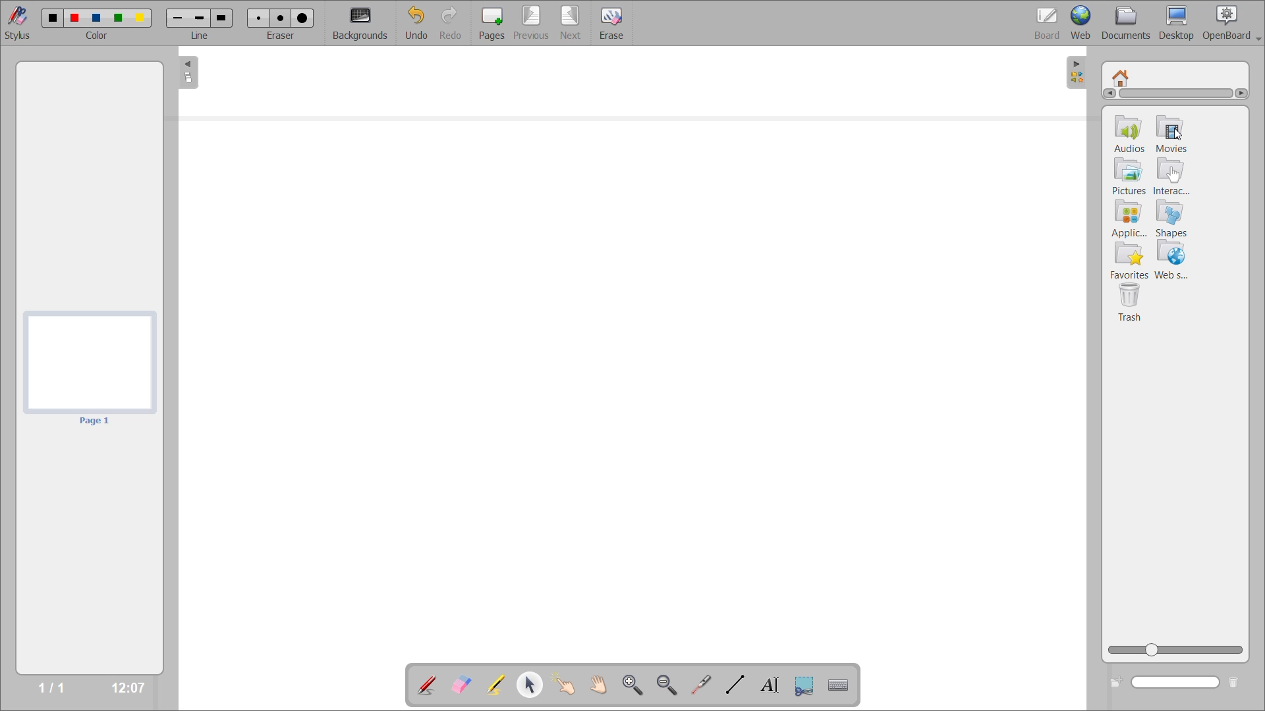  What do you see at coordinates (1178, 649) in the screenshot?
I see `zoom slider` at bounding box center [1178, 649].